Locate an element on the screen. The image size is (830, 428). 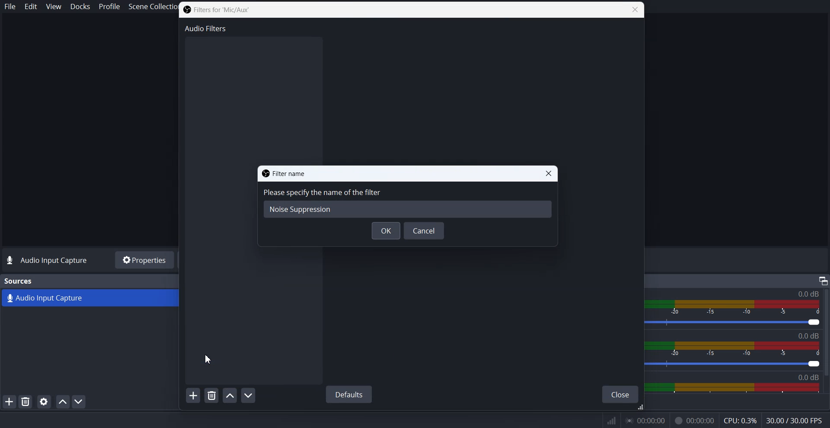
Default is located at coordinates (348, 393).